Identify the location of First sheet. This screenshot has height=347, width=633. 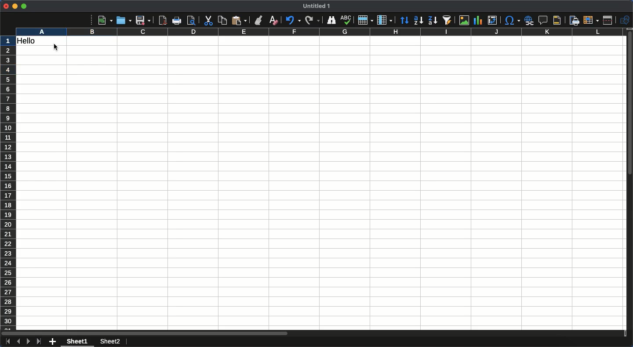
(7, 342).